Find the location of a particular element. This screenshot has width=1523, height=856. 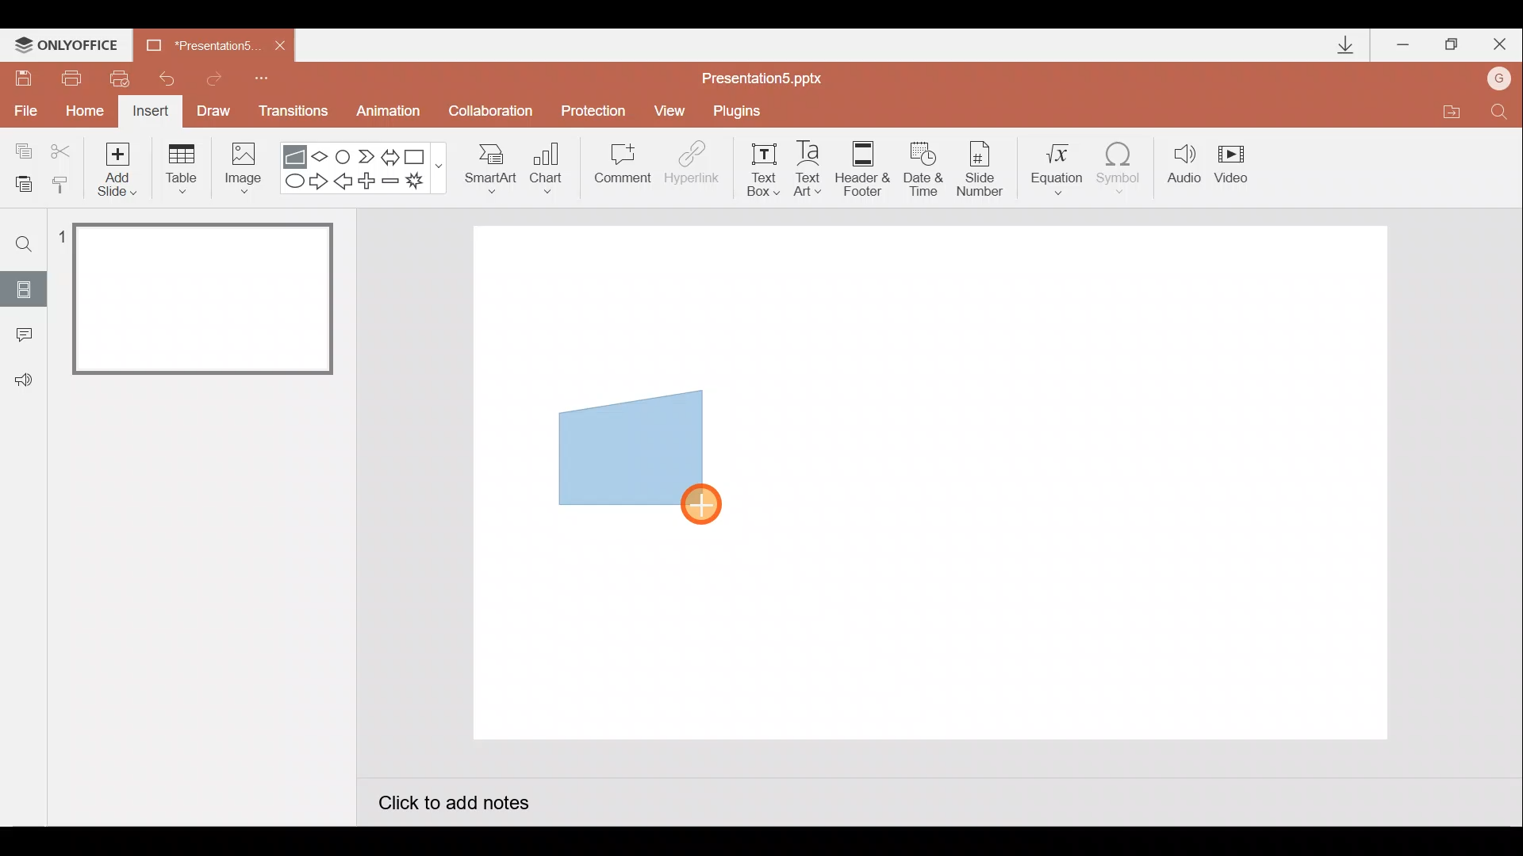

Quick print is located at coordinates (125, 75).